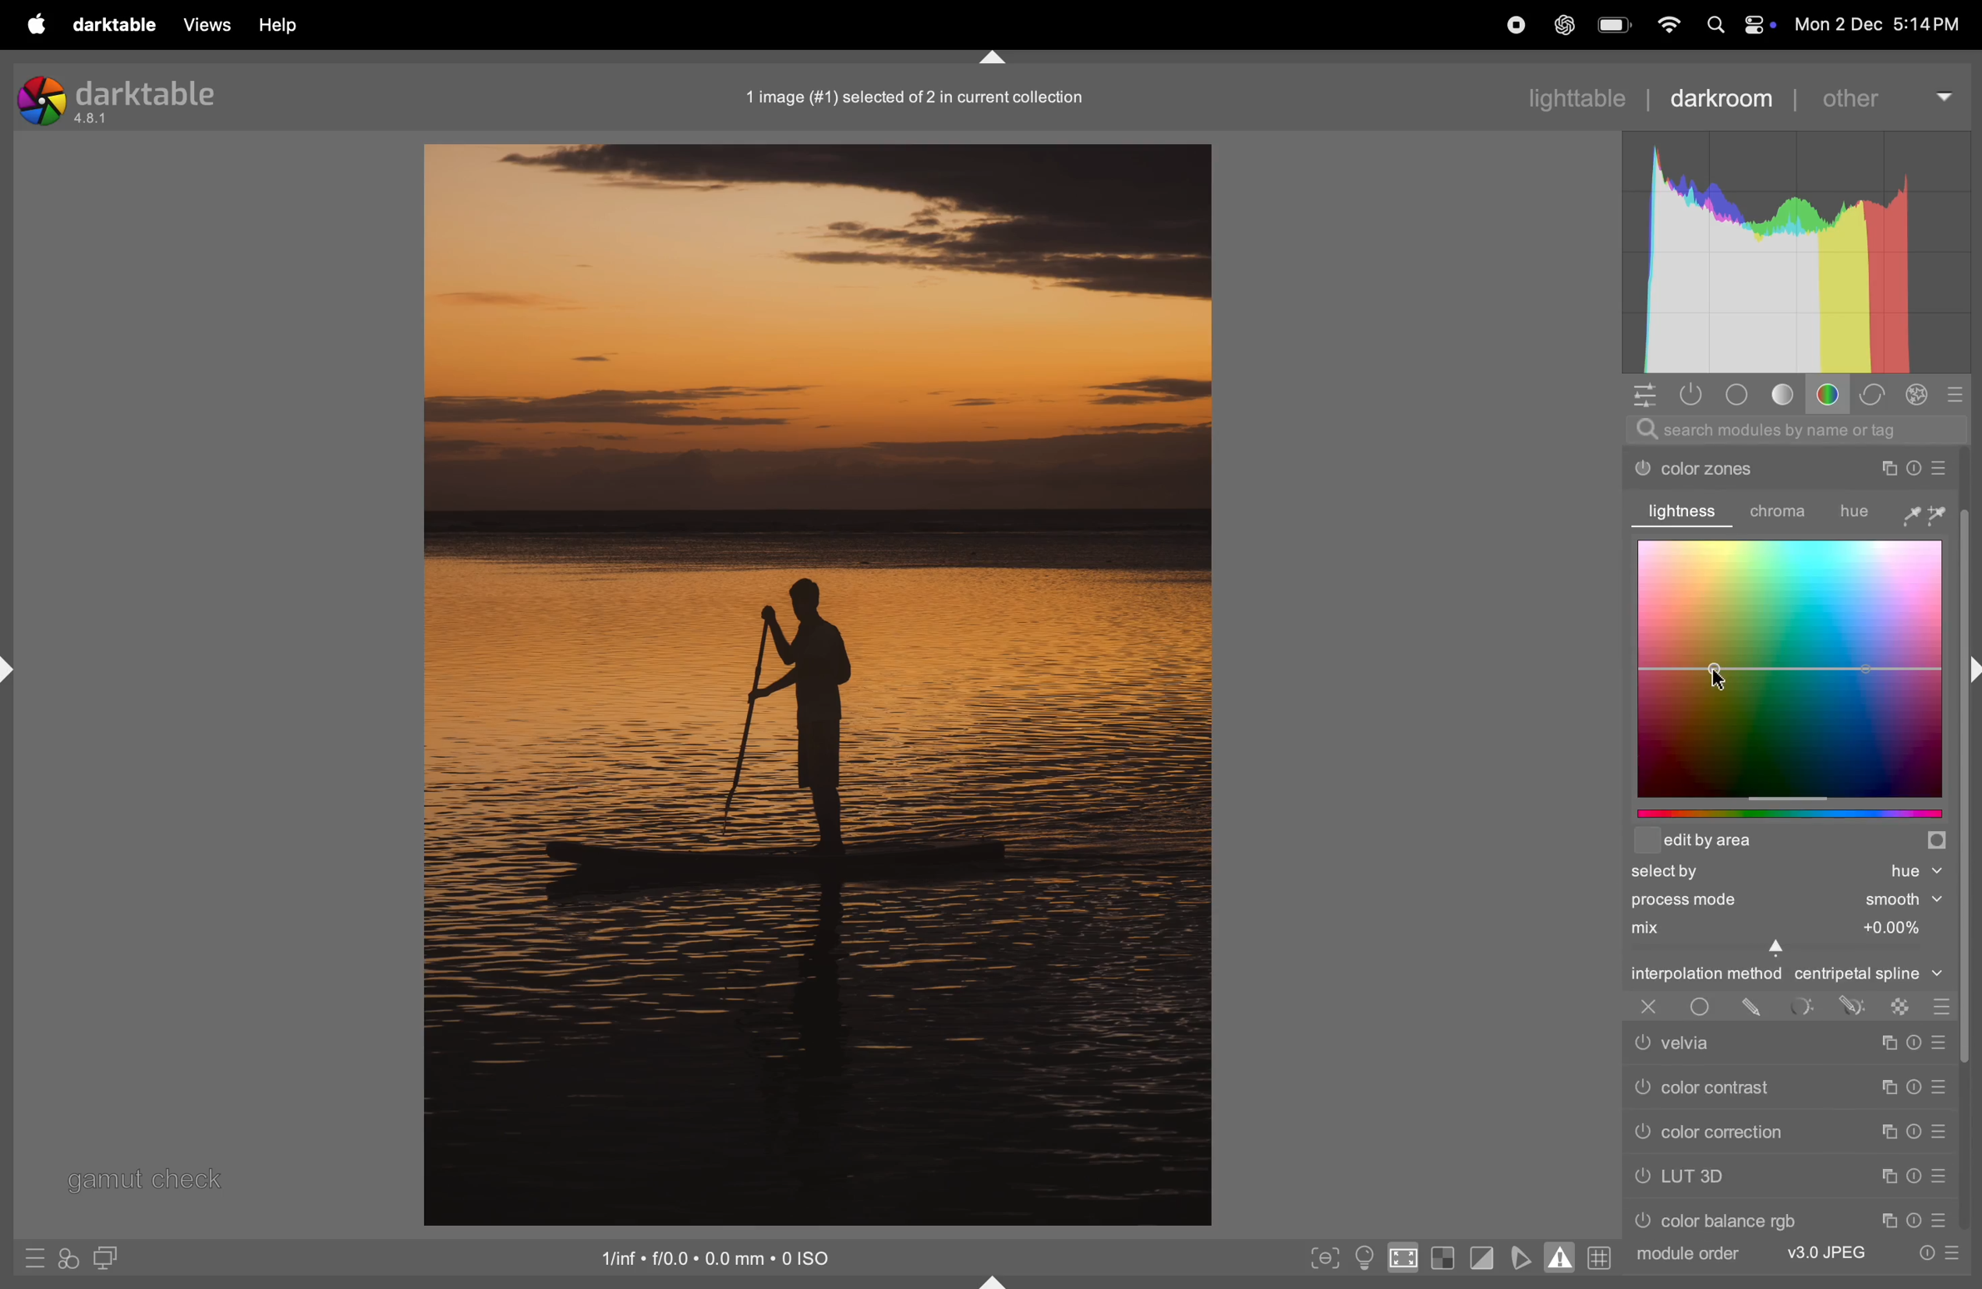 This screenshot has width=1982, height=1289. What do you see at coordinates (1960, 393) in the screenshot?
I see `` at bounding box center [1960, 393].